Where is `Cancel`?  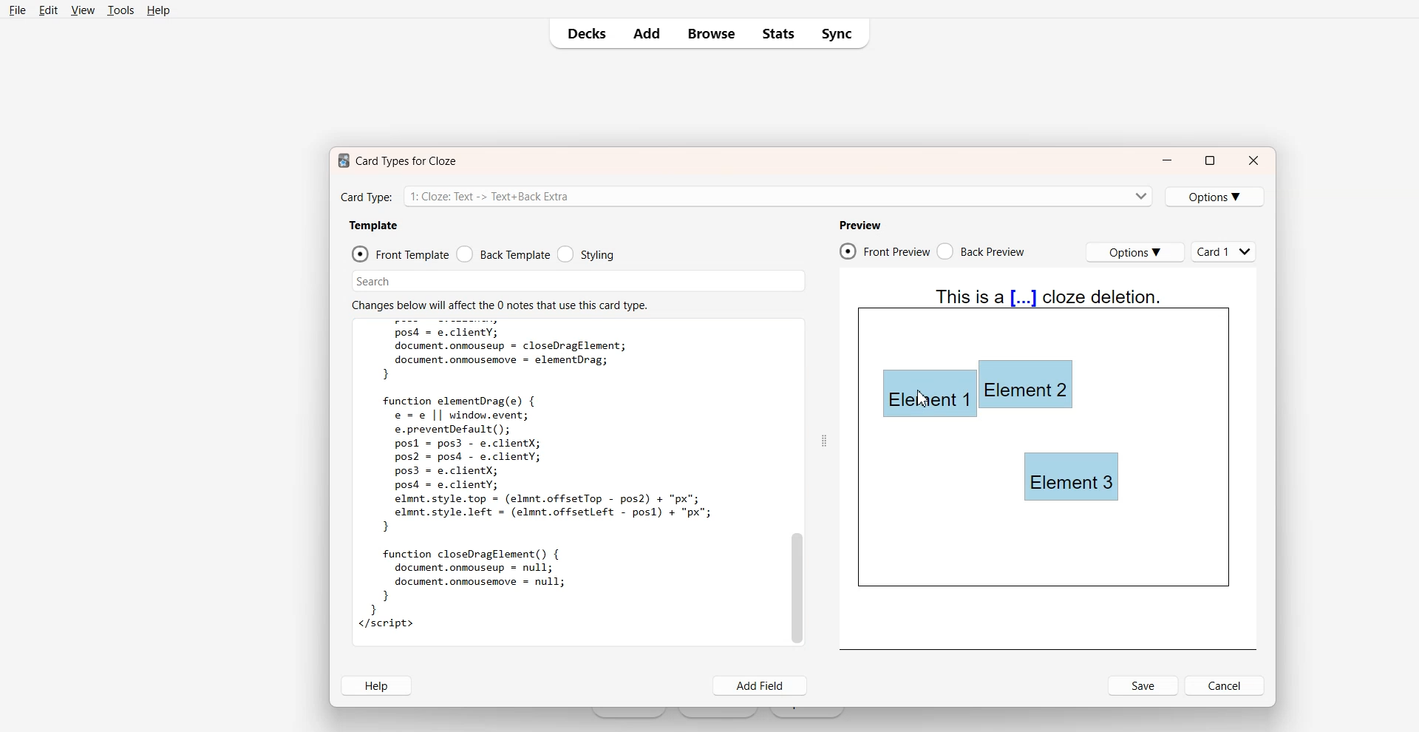 Cancel is located at coordinates (1226, 685).